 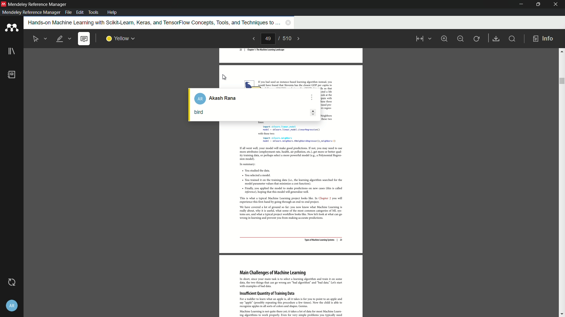 What do you see at coordinates (84, 39) in the screenshot?
I see `note selected` at bounding box center [84, 39].